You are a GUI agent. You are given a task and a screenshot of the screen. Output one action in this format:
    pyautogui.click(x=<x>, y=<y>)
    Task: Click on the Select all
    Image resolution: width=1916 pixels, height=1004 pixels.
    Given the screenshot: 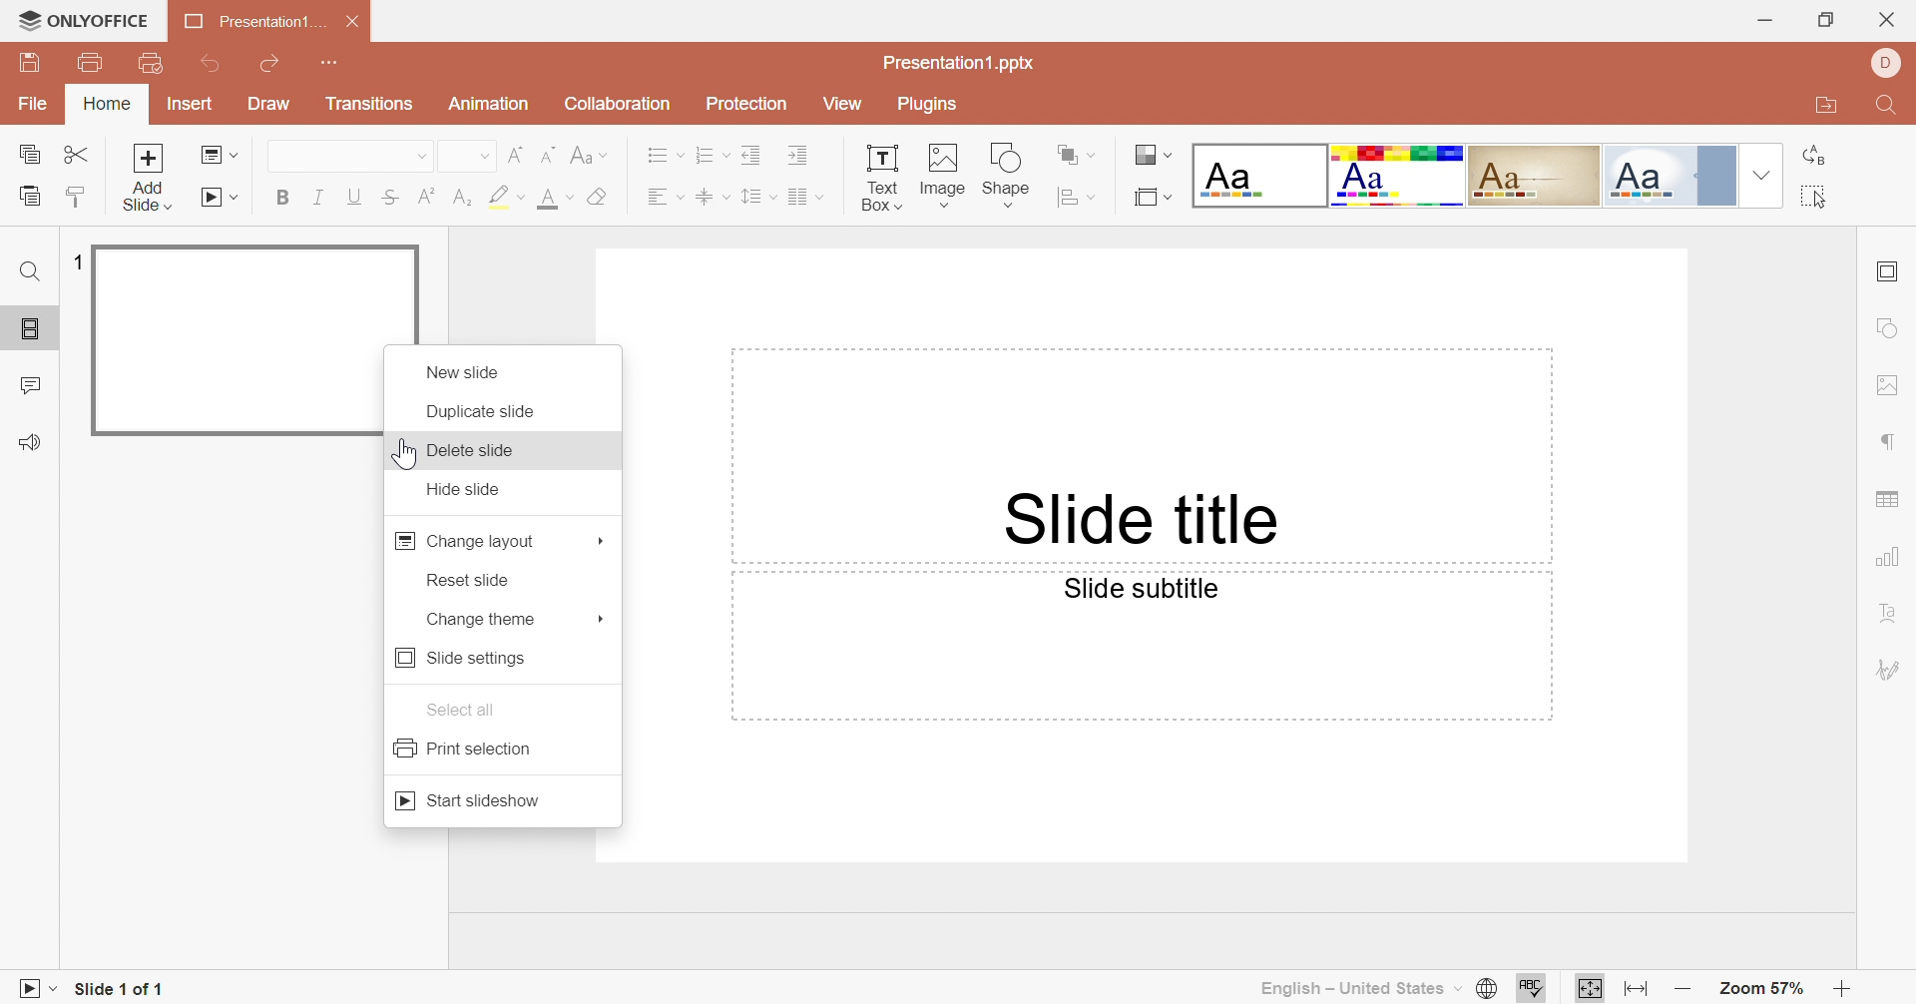 What is the action you would take?
    pyautogui.click(x=1813, y=197)
    